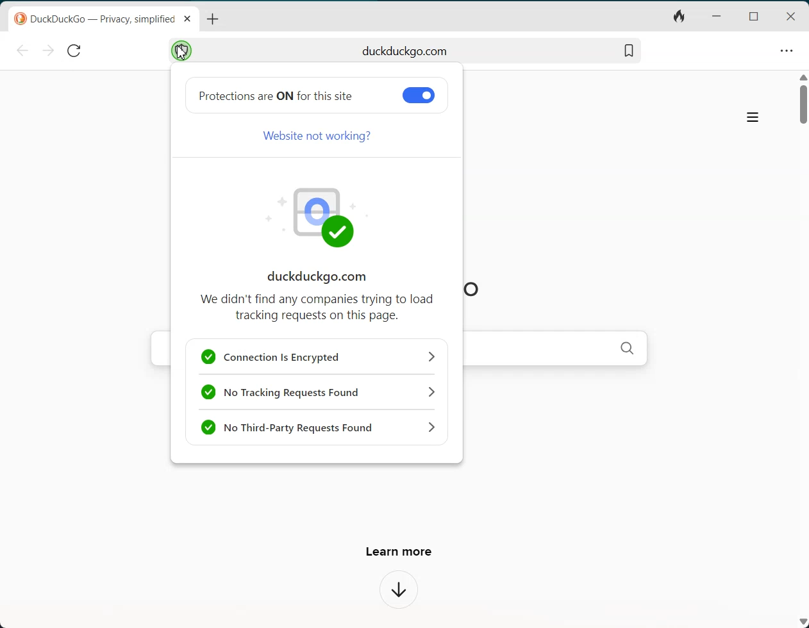  I want to click on add new tab, so click(213, 20).